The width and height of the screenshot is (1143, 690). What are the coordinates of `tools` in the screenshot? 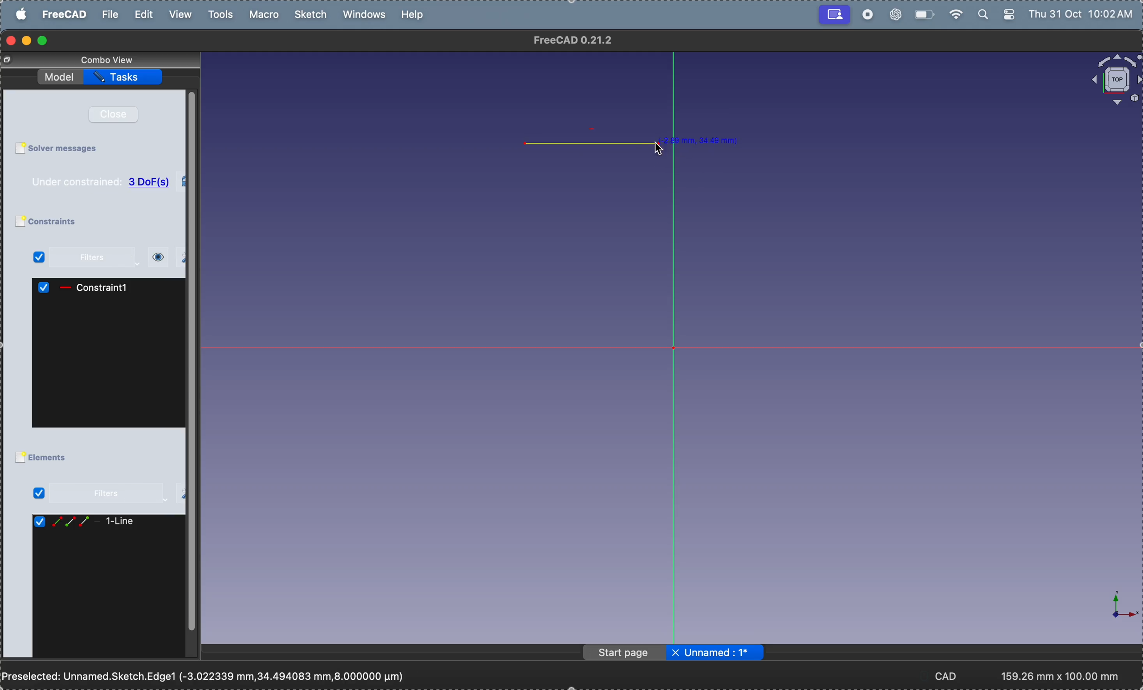 It's located at (223, 15).